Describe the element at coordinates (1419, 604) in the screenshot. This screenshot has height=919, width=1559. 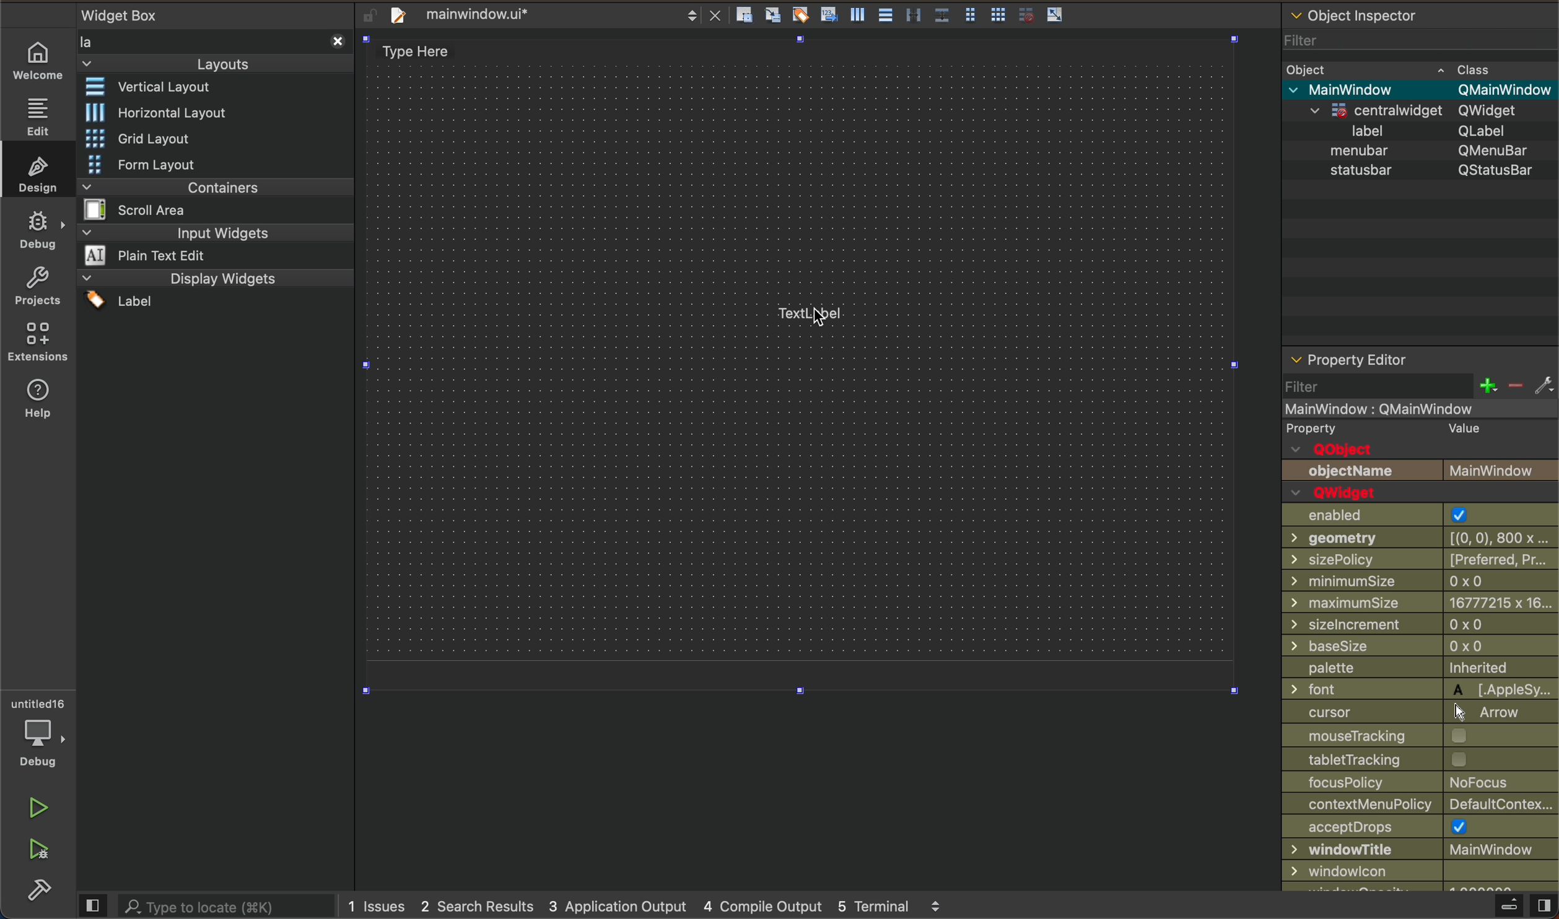
I see `maximum size` at that location.